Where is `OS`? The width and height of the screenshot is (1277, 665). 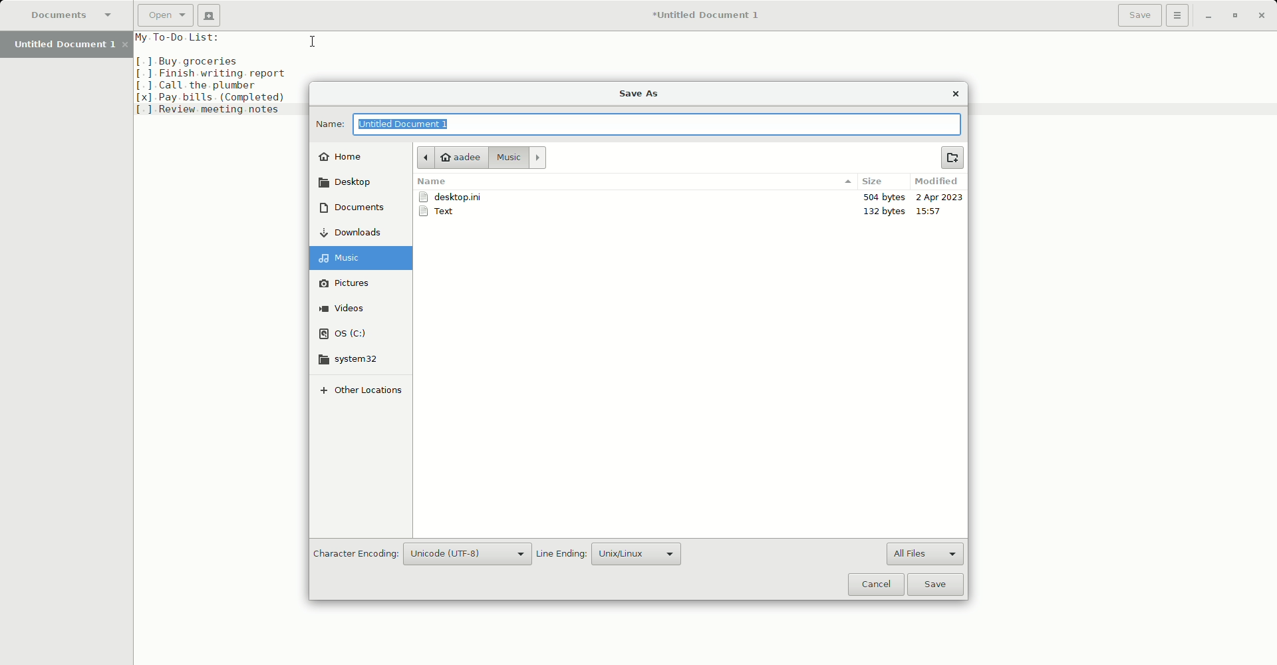 OS is located at coordinates (351, 331).